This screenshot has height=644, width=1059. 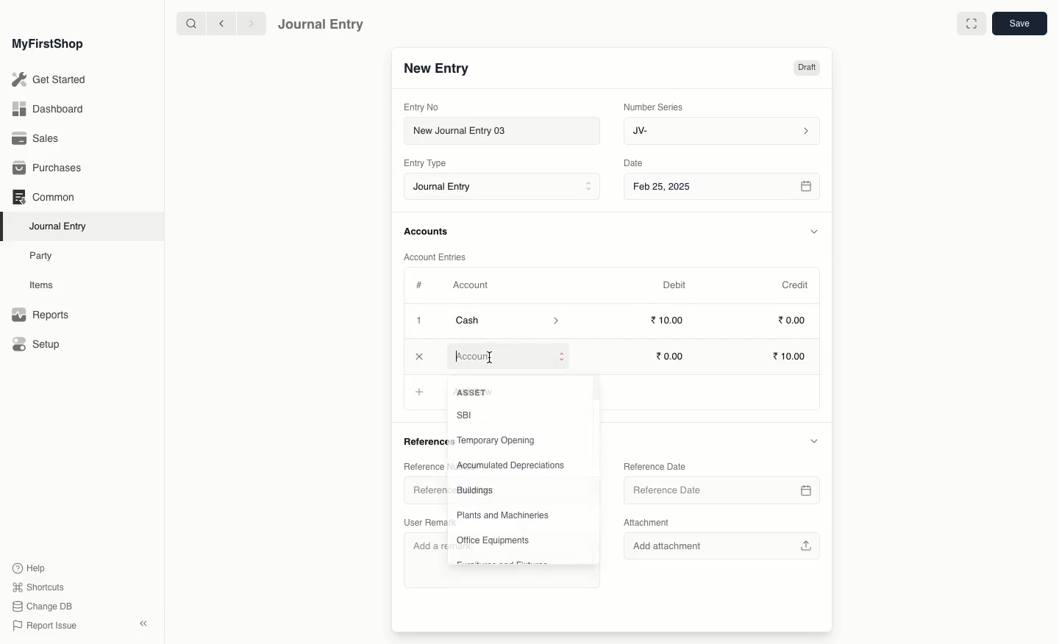 What do you see at coordinates (496, 440) in the screenshot?
I see `Temporary Opening` at bounding box center [496, 440].